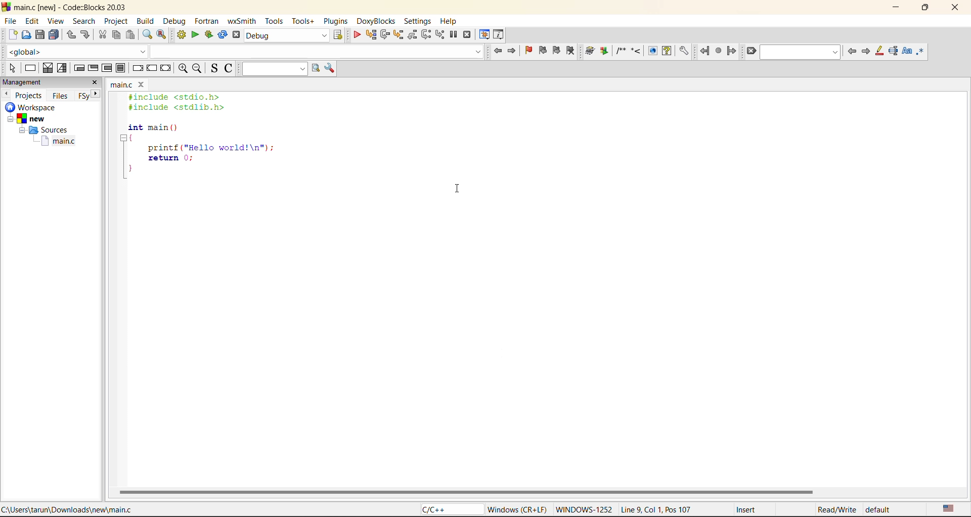 This screenshot has height=517, width=971. I want to click on toggle comments, so click(228, 69).